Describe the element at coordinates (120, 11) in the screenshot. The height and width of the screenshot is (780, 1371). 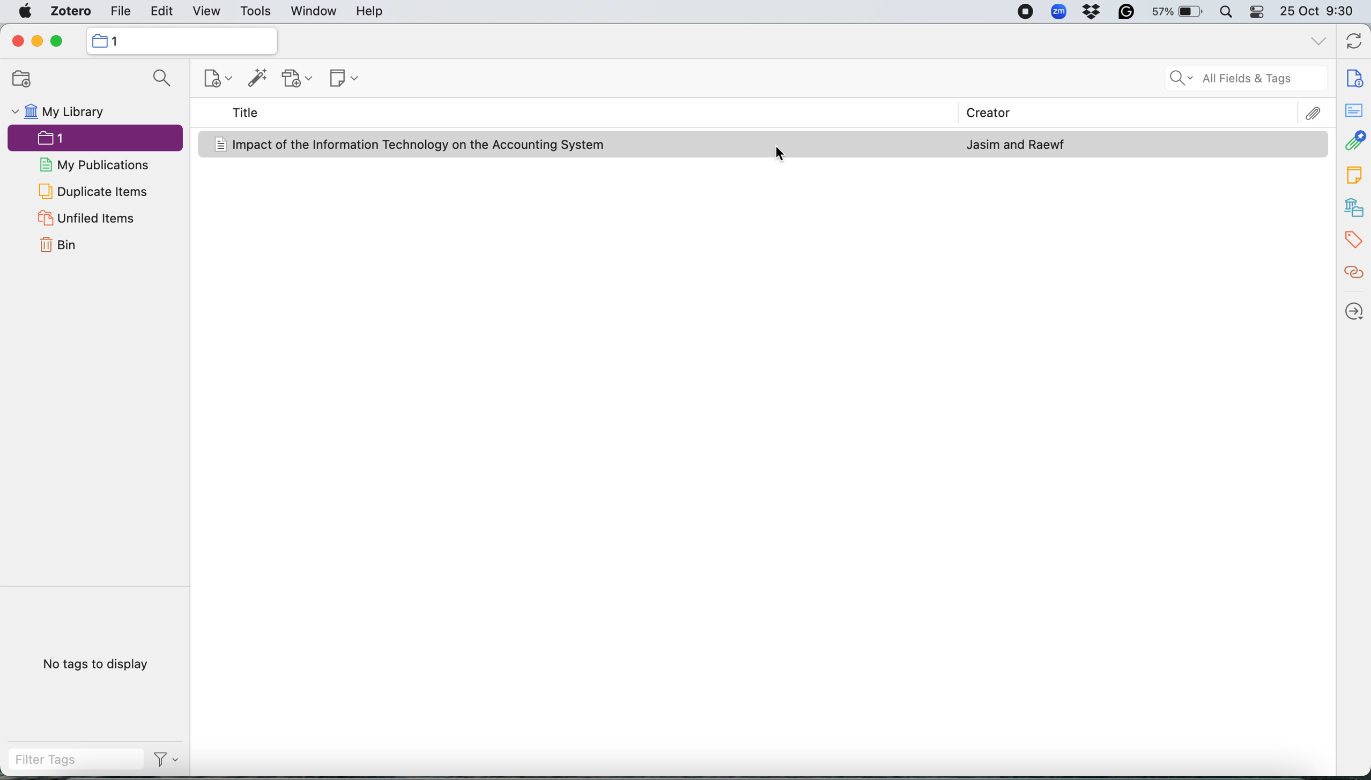
I see `file` at that location.